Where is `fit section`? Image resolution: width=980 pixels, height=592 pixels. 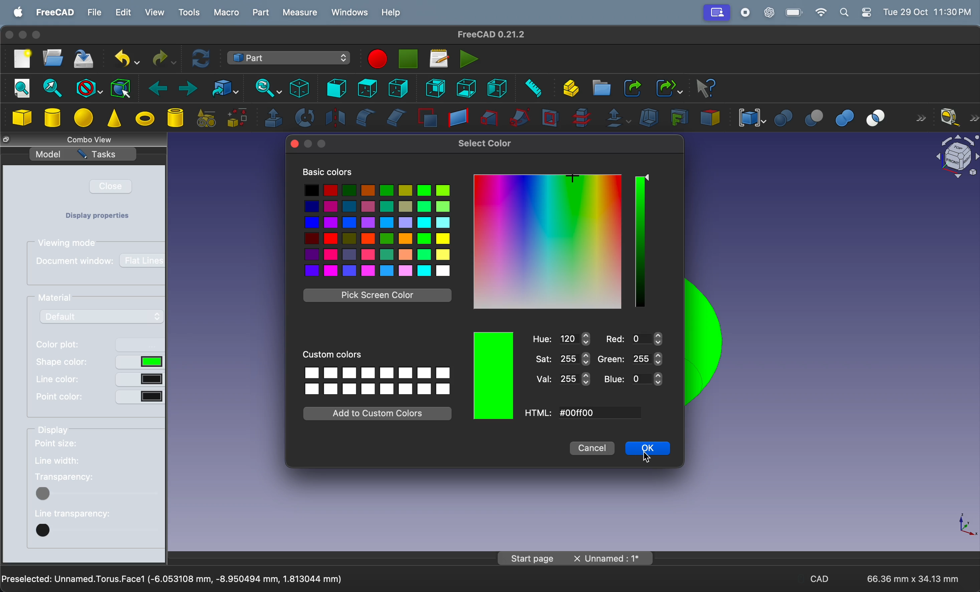 fit section is located at coordinates (50, 89).